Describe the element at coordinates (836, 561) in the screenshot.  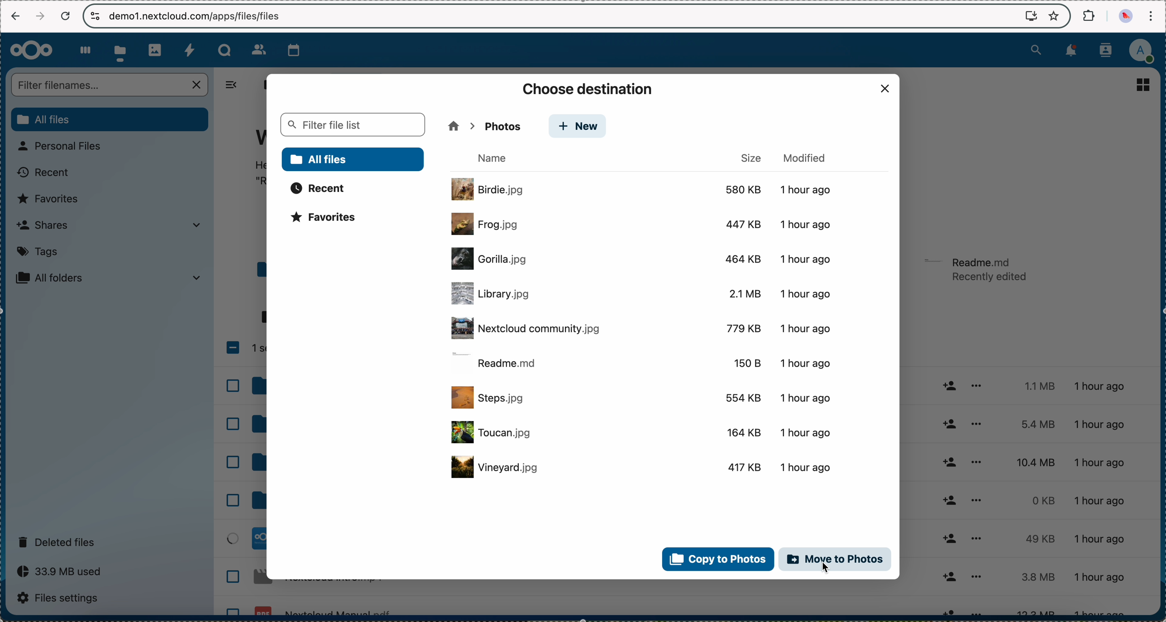
I see `click on move to photos` at that location.